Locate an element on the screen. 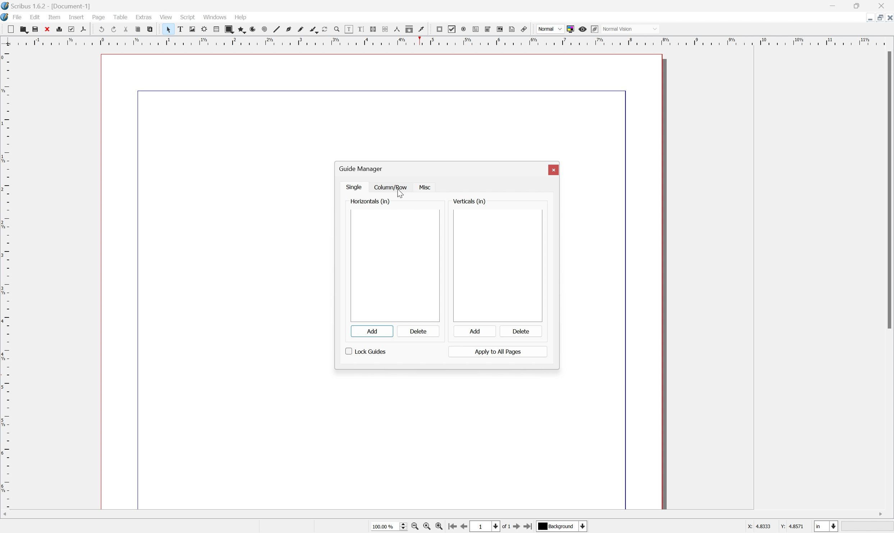 This screenshot has width=894, height=533. cut is located at coordinates (126, 29).